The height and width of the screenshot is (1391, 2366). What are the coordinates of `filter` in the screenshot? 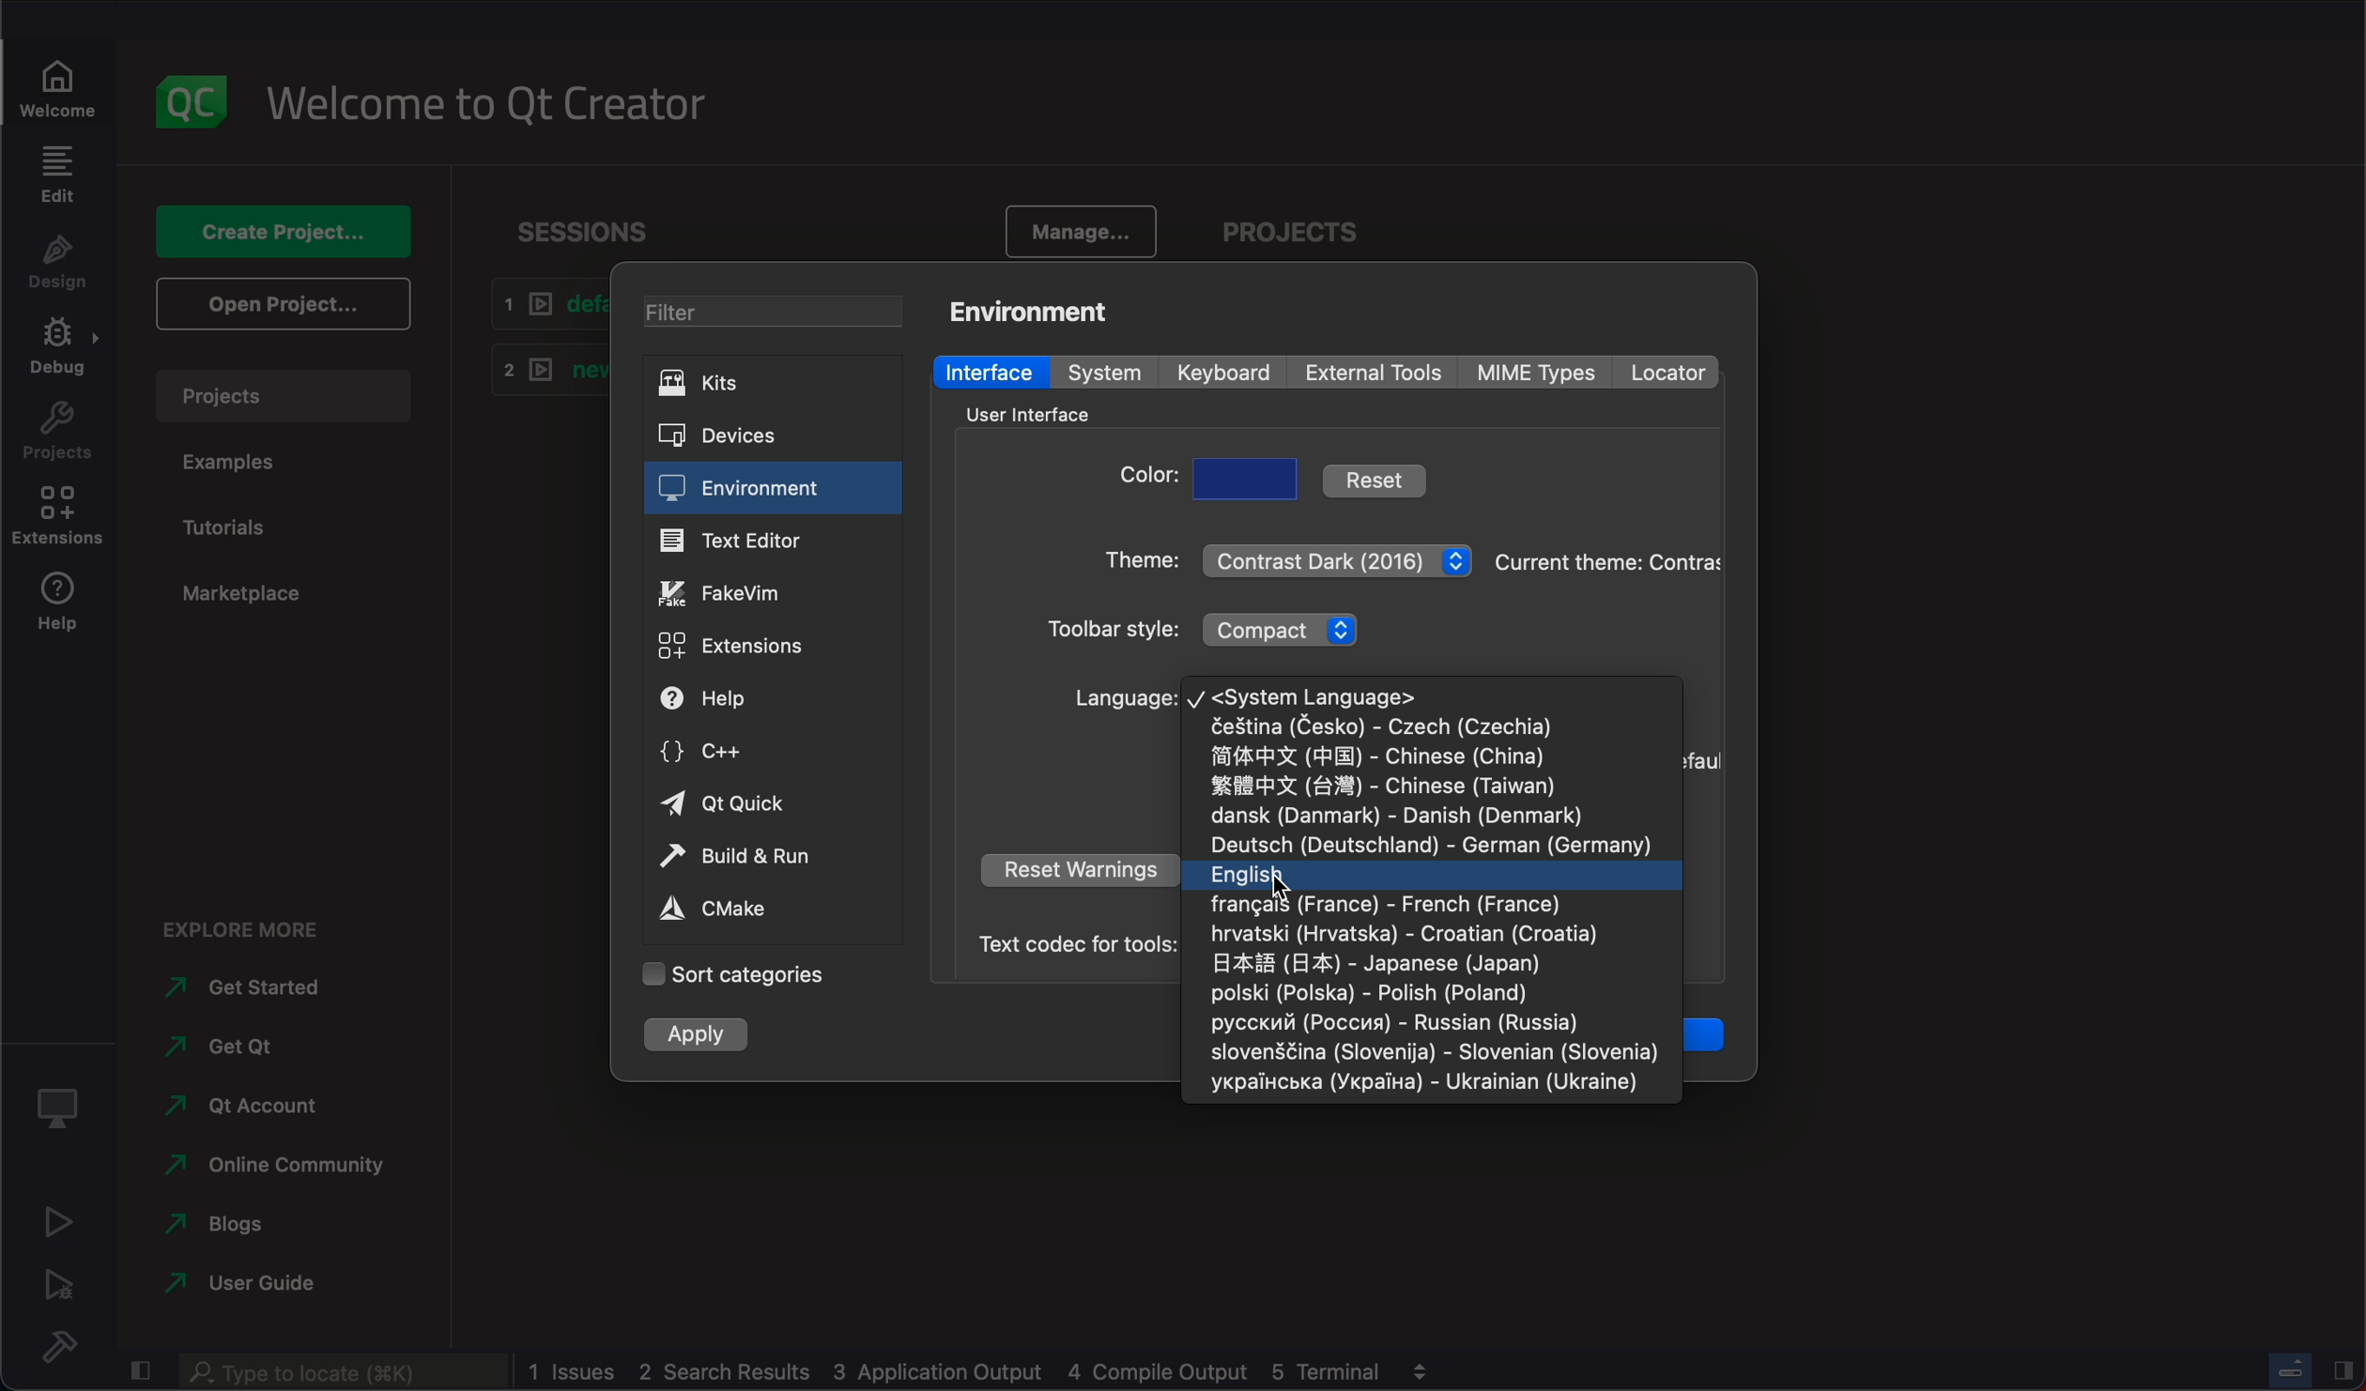 It's located at (771, 311).